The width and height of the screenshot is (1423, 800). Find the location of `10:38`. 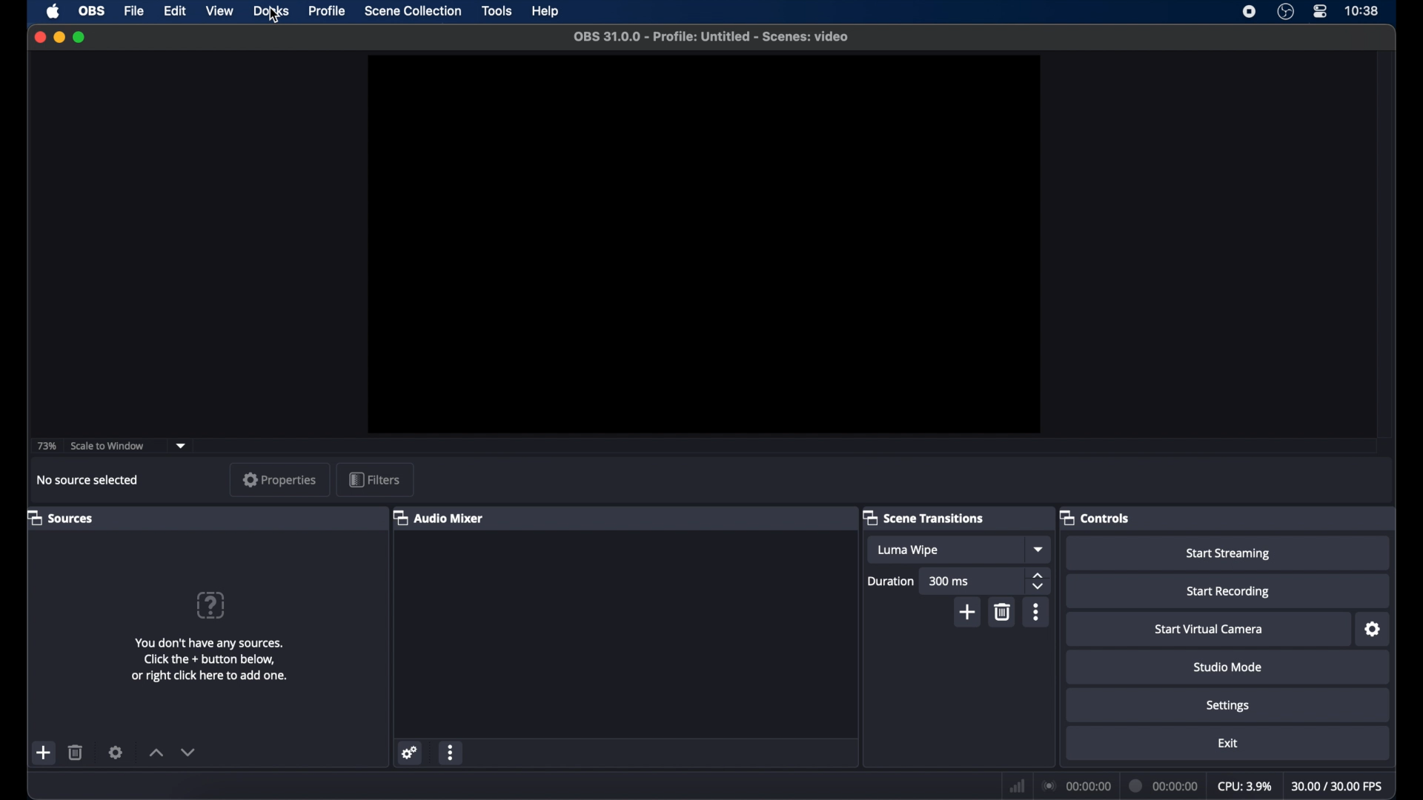

10:38 is located at coordinates (1362, 10).